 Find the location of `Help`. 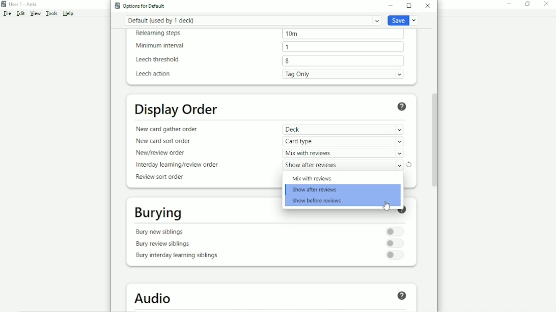

Help is located at coordinates (69, 14).